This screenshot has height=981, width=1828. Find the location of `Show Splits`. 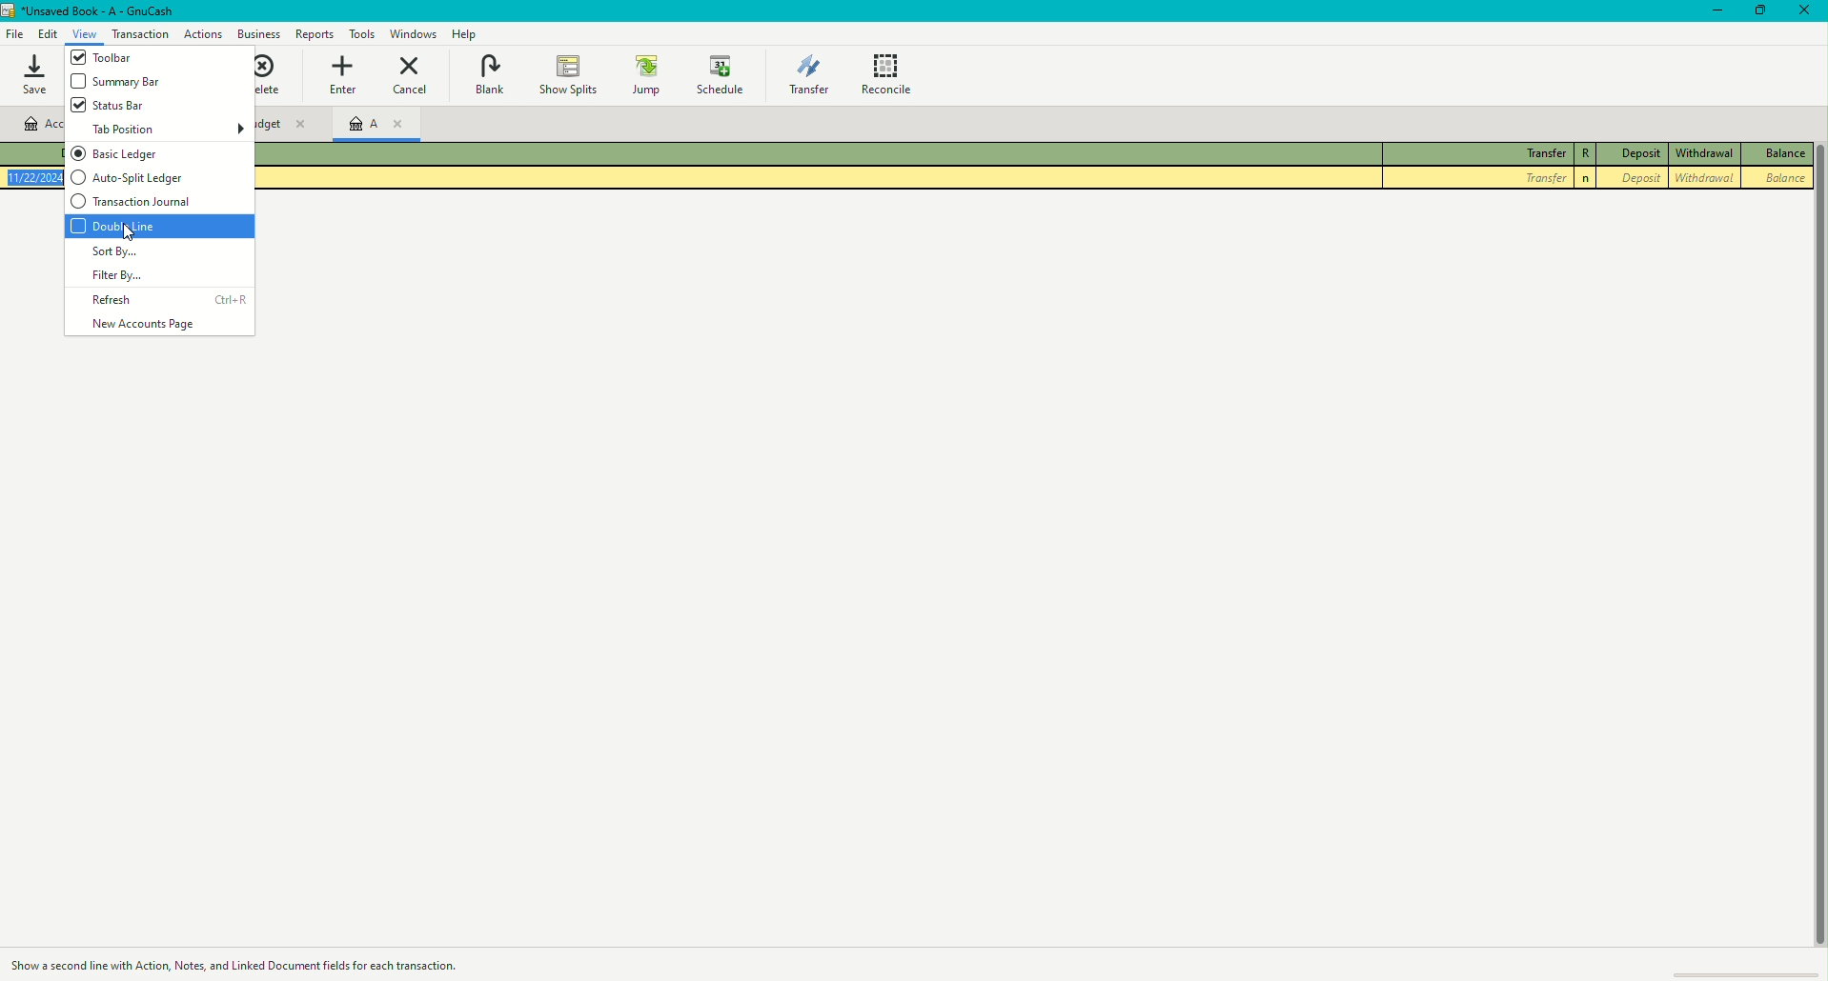

Show Splits is located at coordinates (566, 71).